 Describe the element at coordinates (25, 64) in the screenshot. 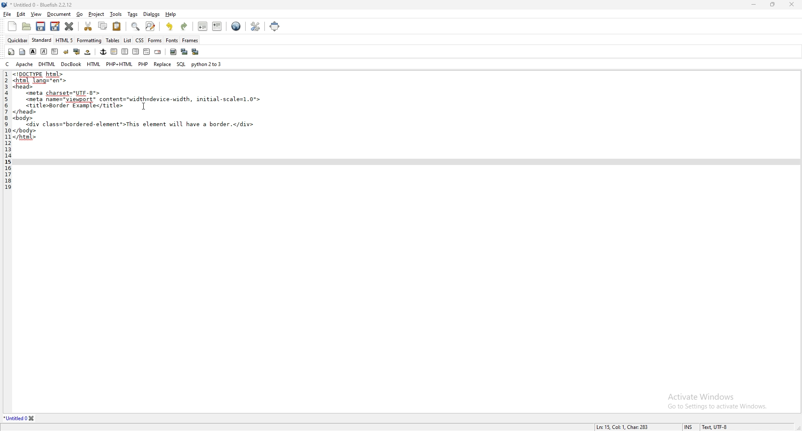

I see `apache` at that location.